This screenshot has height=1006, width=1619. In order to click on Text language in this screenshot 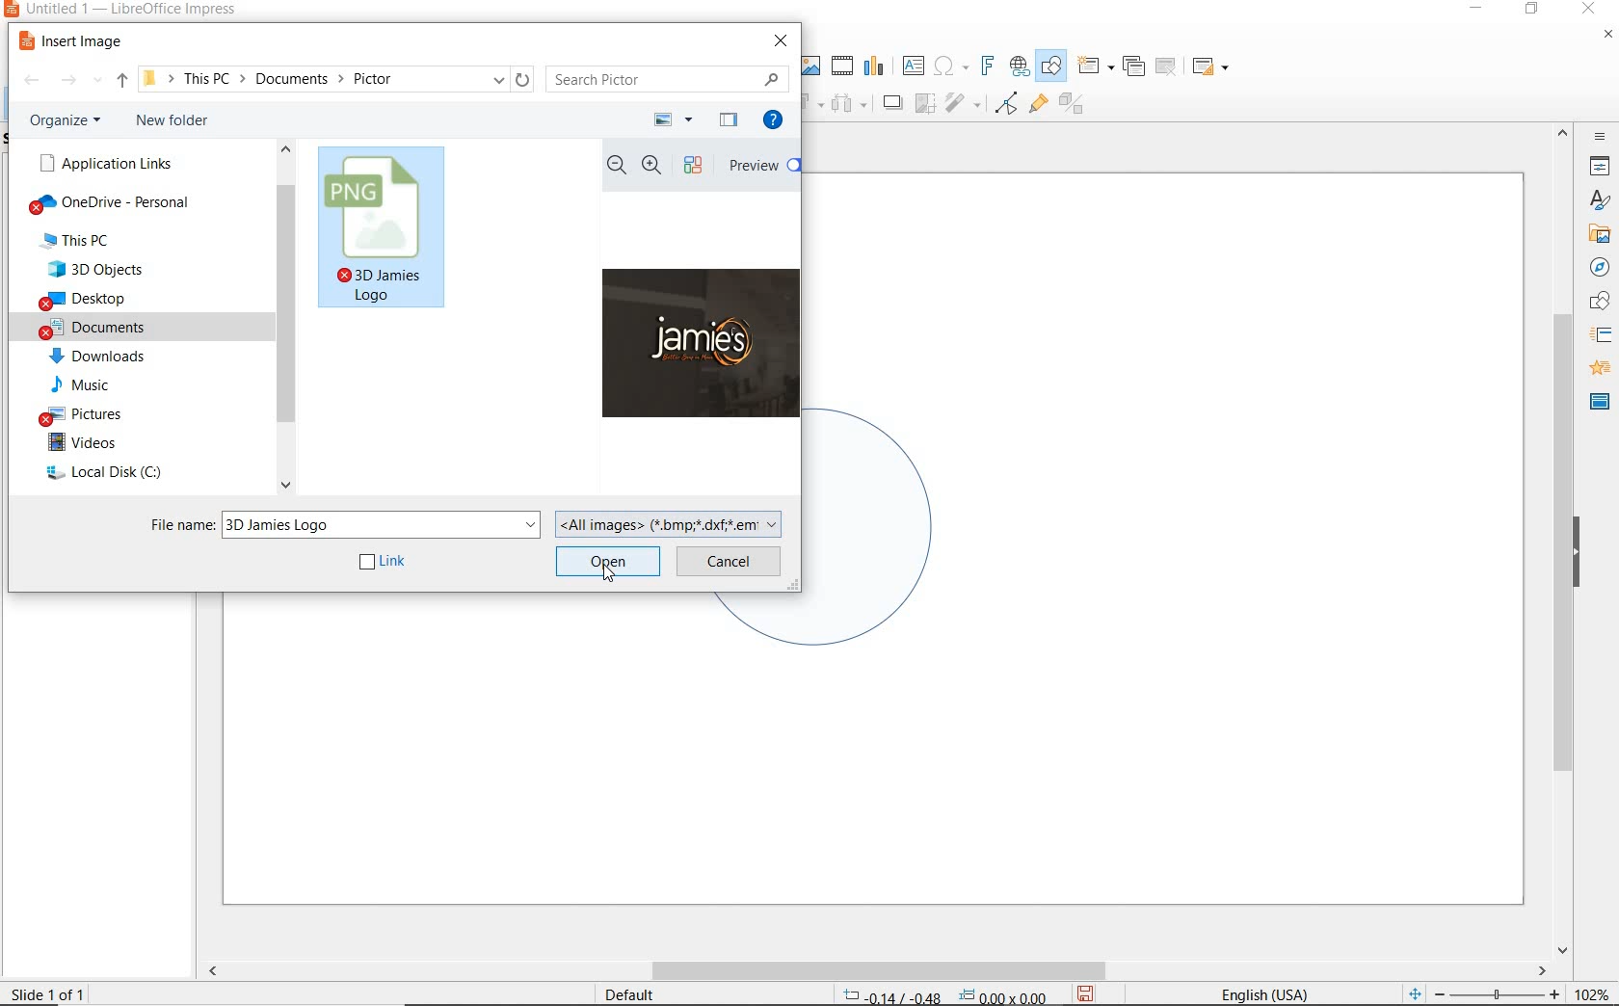, I will do `click(1261, 993)`.